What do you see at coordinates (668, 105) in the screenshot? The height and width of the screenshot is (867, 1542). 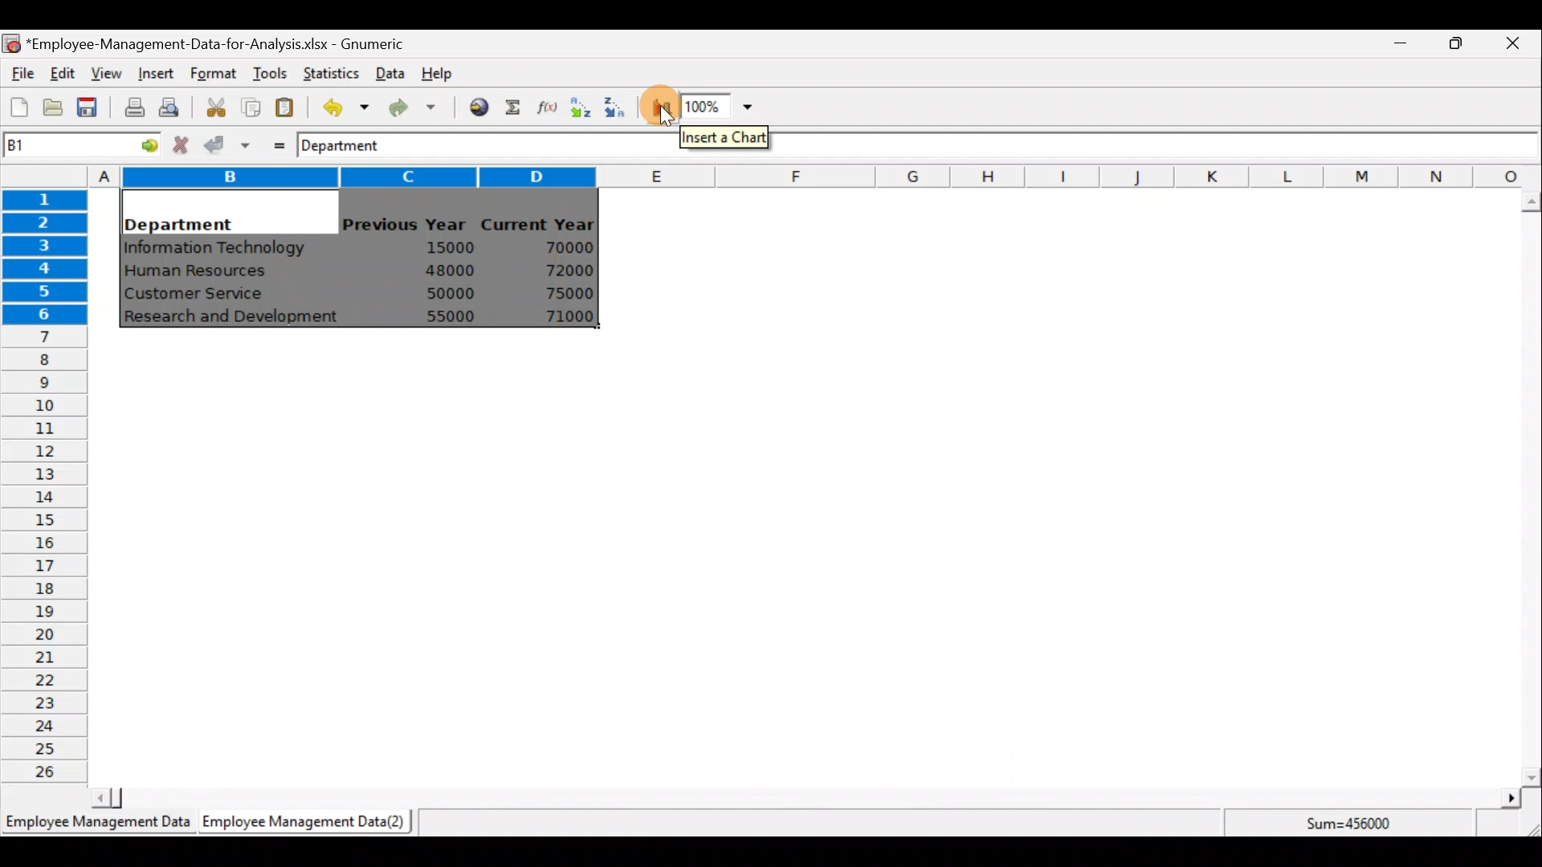 I see `Cursor on insert chart` at bounding box center [668, 105].